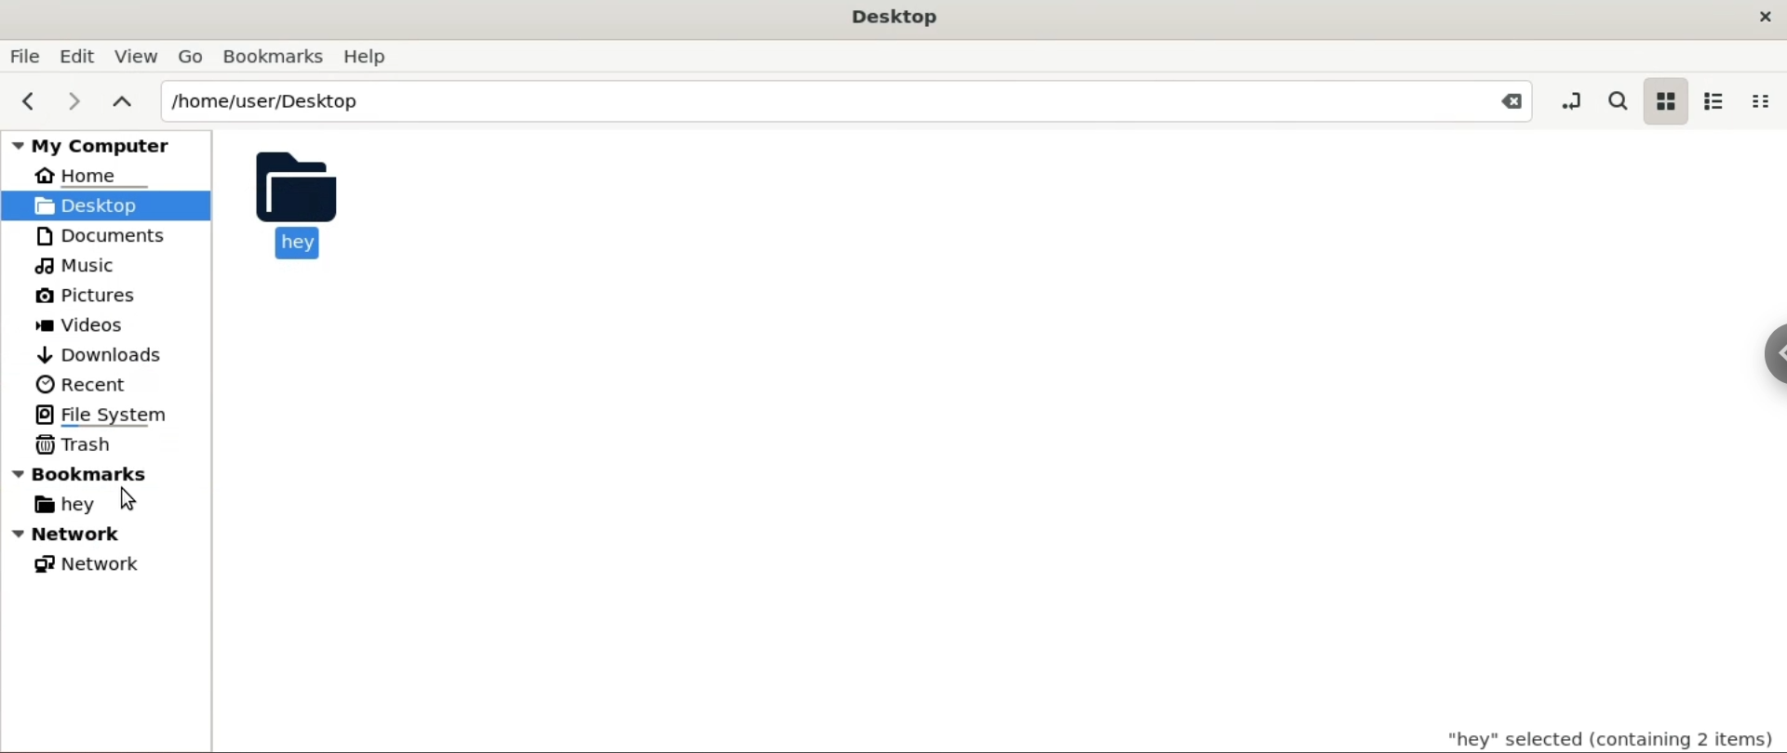 This screenshot has height=753, width=1787. What do you see at coordinates (191, 56) in the screenshot?
I see `Go ` at bounding box center [191, 56].